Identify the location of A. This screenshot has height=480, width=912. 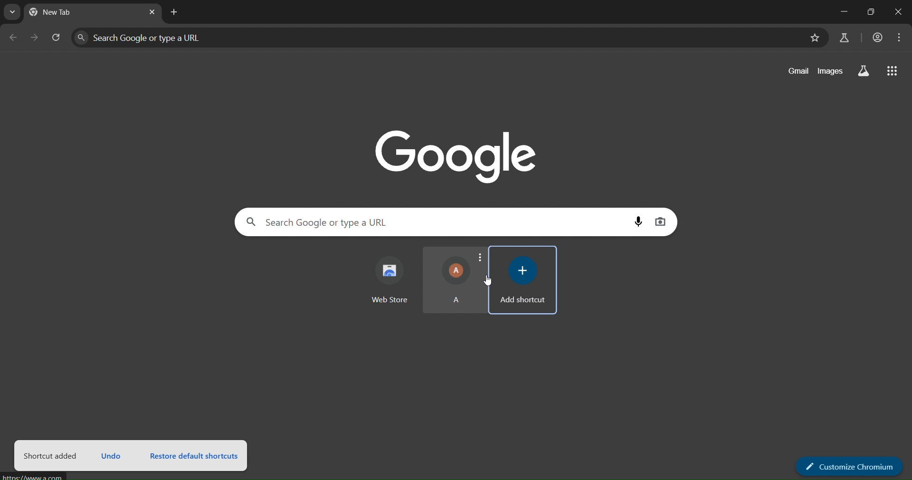
(448, 281).